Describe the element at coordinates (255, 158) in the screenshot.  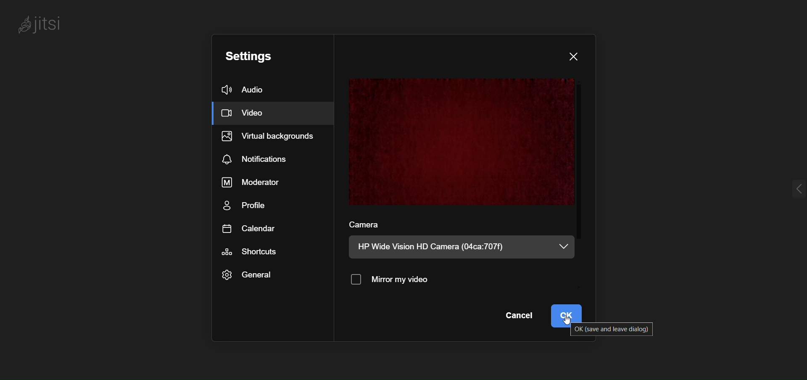
I see `notification` at that location.